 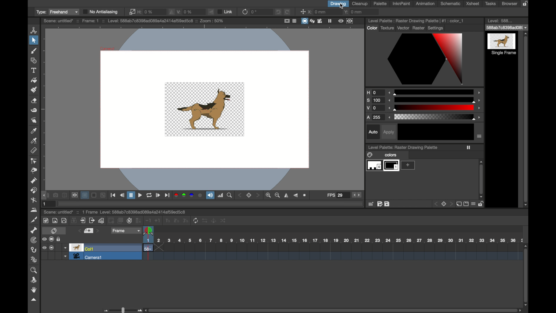 What do you see at coordinates (286, 195) in the screenshot?
I see `flip horizontally` at bounding box center [286, 195].